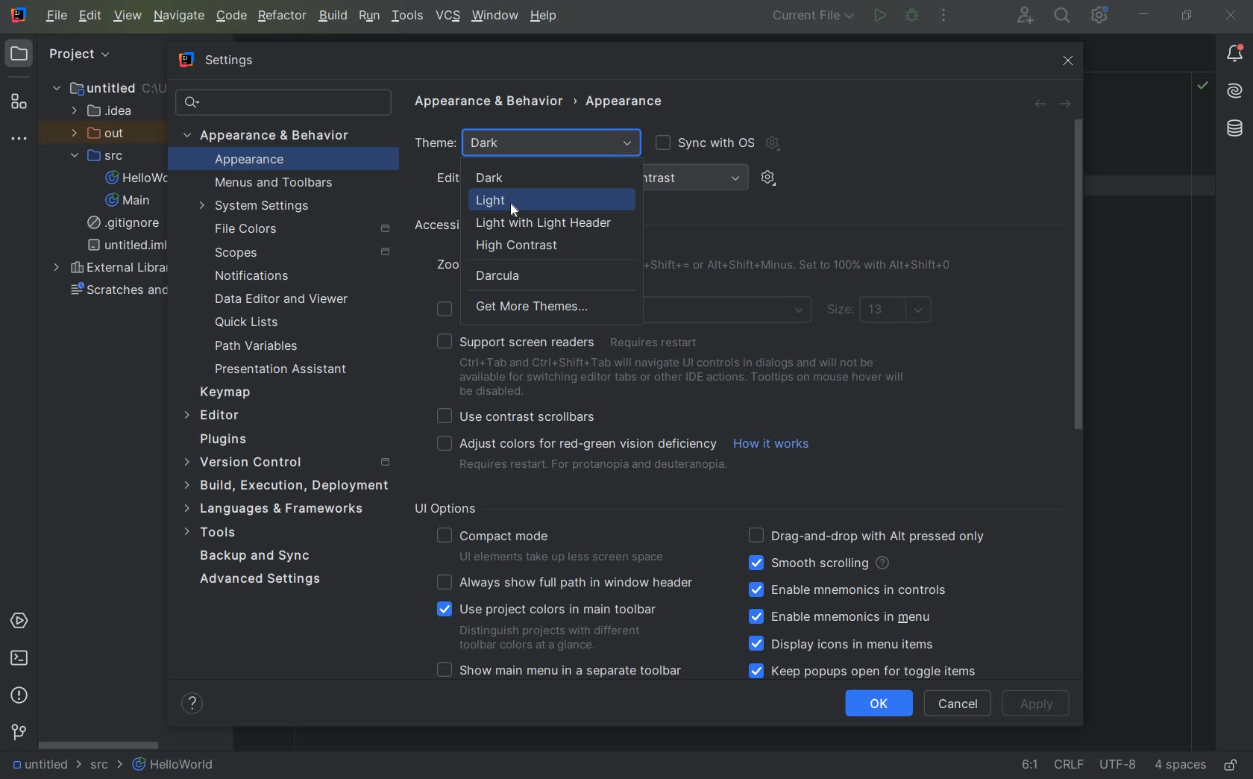 The width and height of the screenshot is (1253, 779). What do you see at coordinates (1232, 16) in the screenshot?
I see `close` at bounding box center [1232, 16].